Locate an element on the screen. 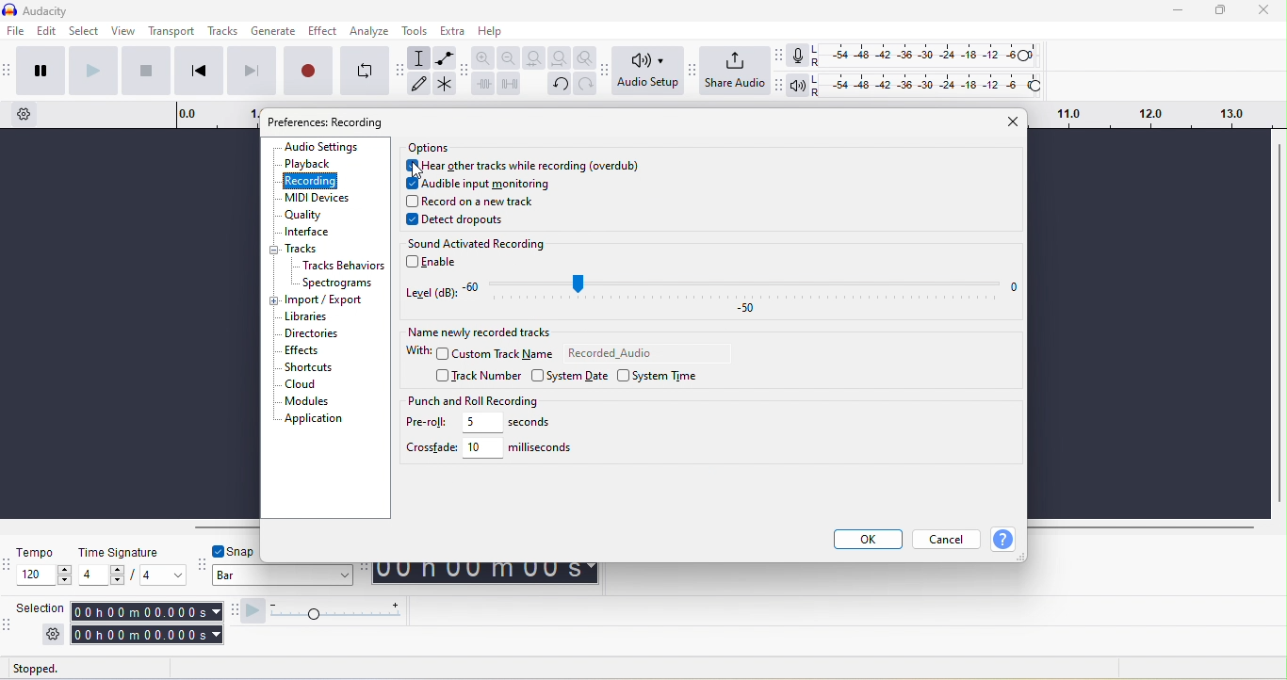 This screenshot has height=680, width=1287. stop is located at coordinates (149, 70).